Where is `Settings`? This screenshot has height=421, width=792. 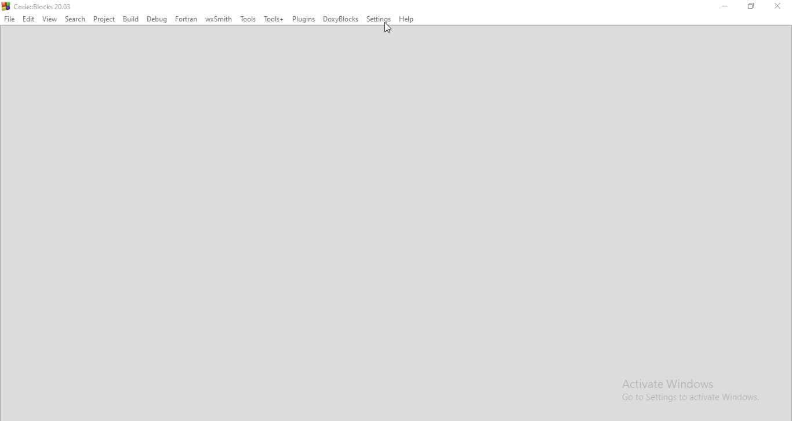
Settings is located at coordinates (379, 19).